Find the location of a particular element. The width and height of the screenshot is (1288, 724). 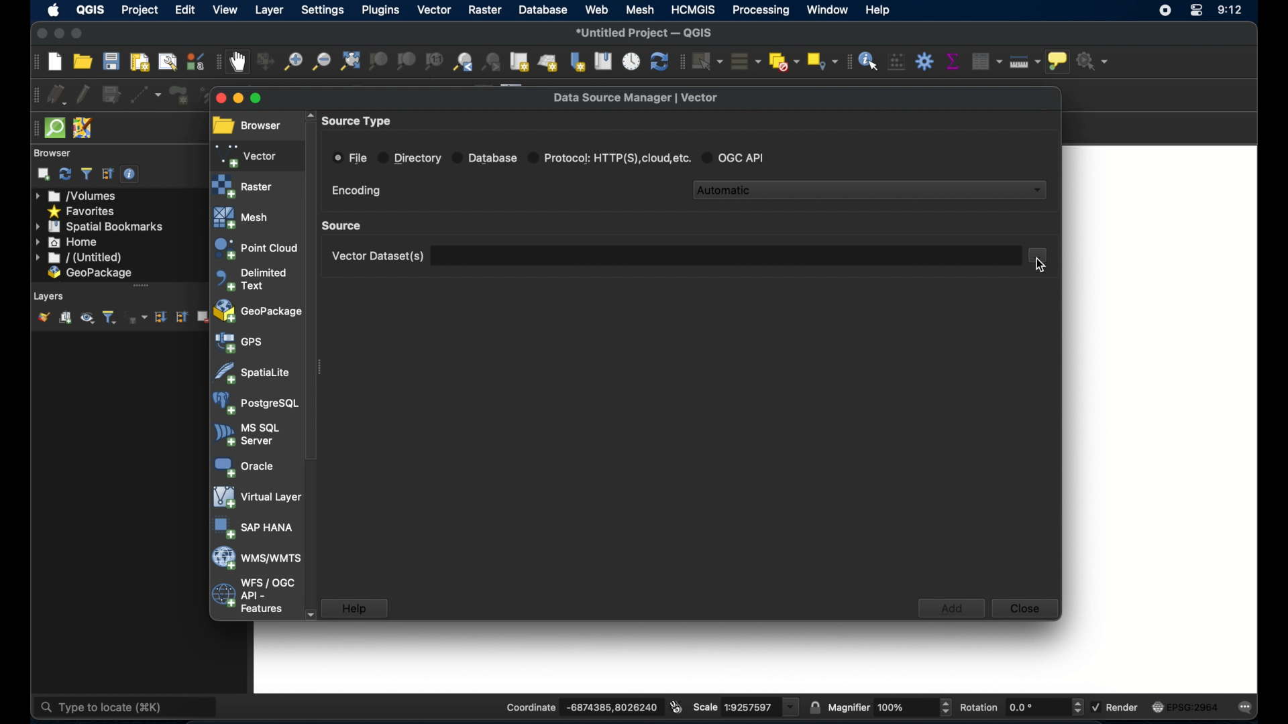

style manager is located at coordinates (195, 60).